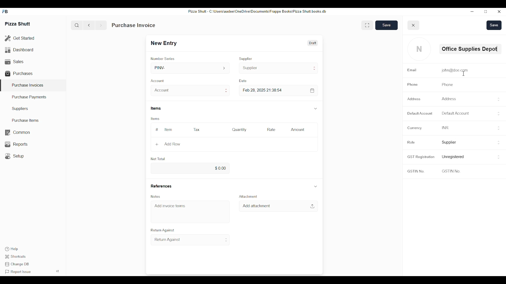  I want to click on Notes, so click(156, 196).